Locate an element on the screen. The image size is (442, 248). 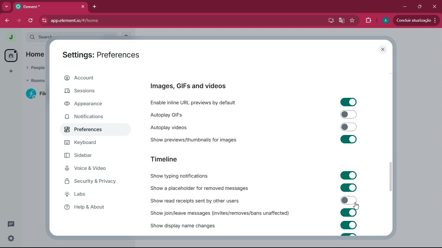
settings: preferences is located at coordinates (100, 55).